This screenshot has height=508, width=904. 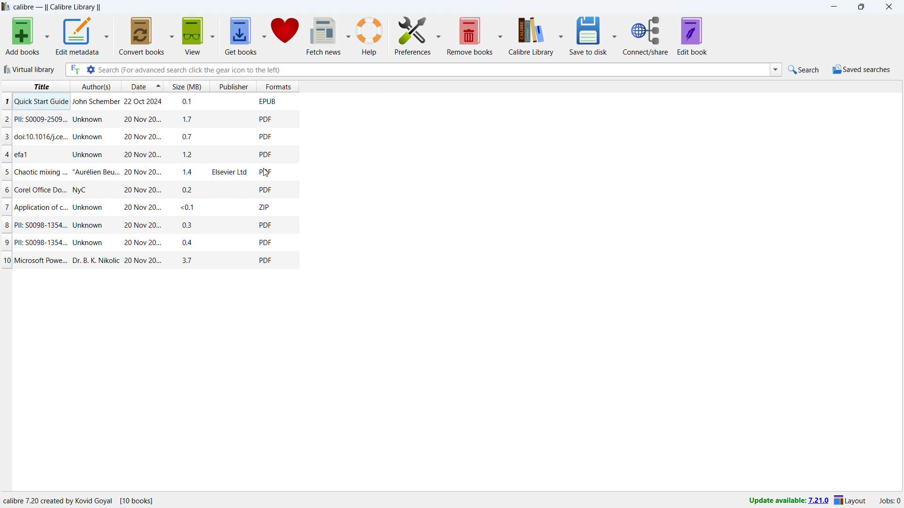 What do you see at coordinates (167, 137) in the screenshot?
I see `> aor10.1016/).ce... Unknown <U Nov ZU... u.r POF` at bounding box center [167, 137].